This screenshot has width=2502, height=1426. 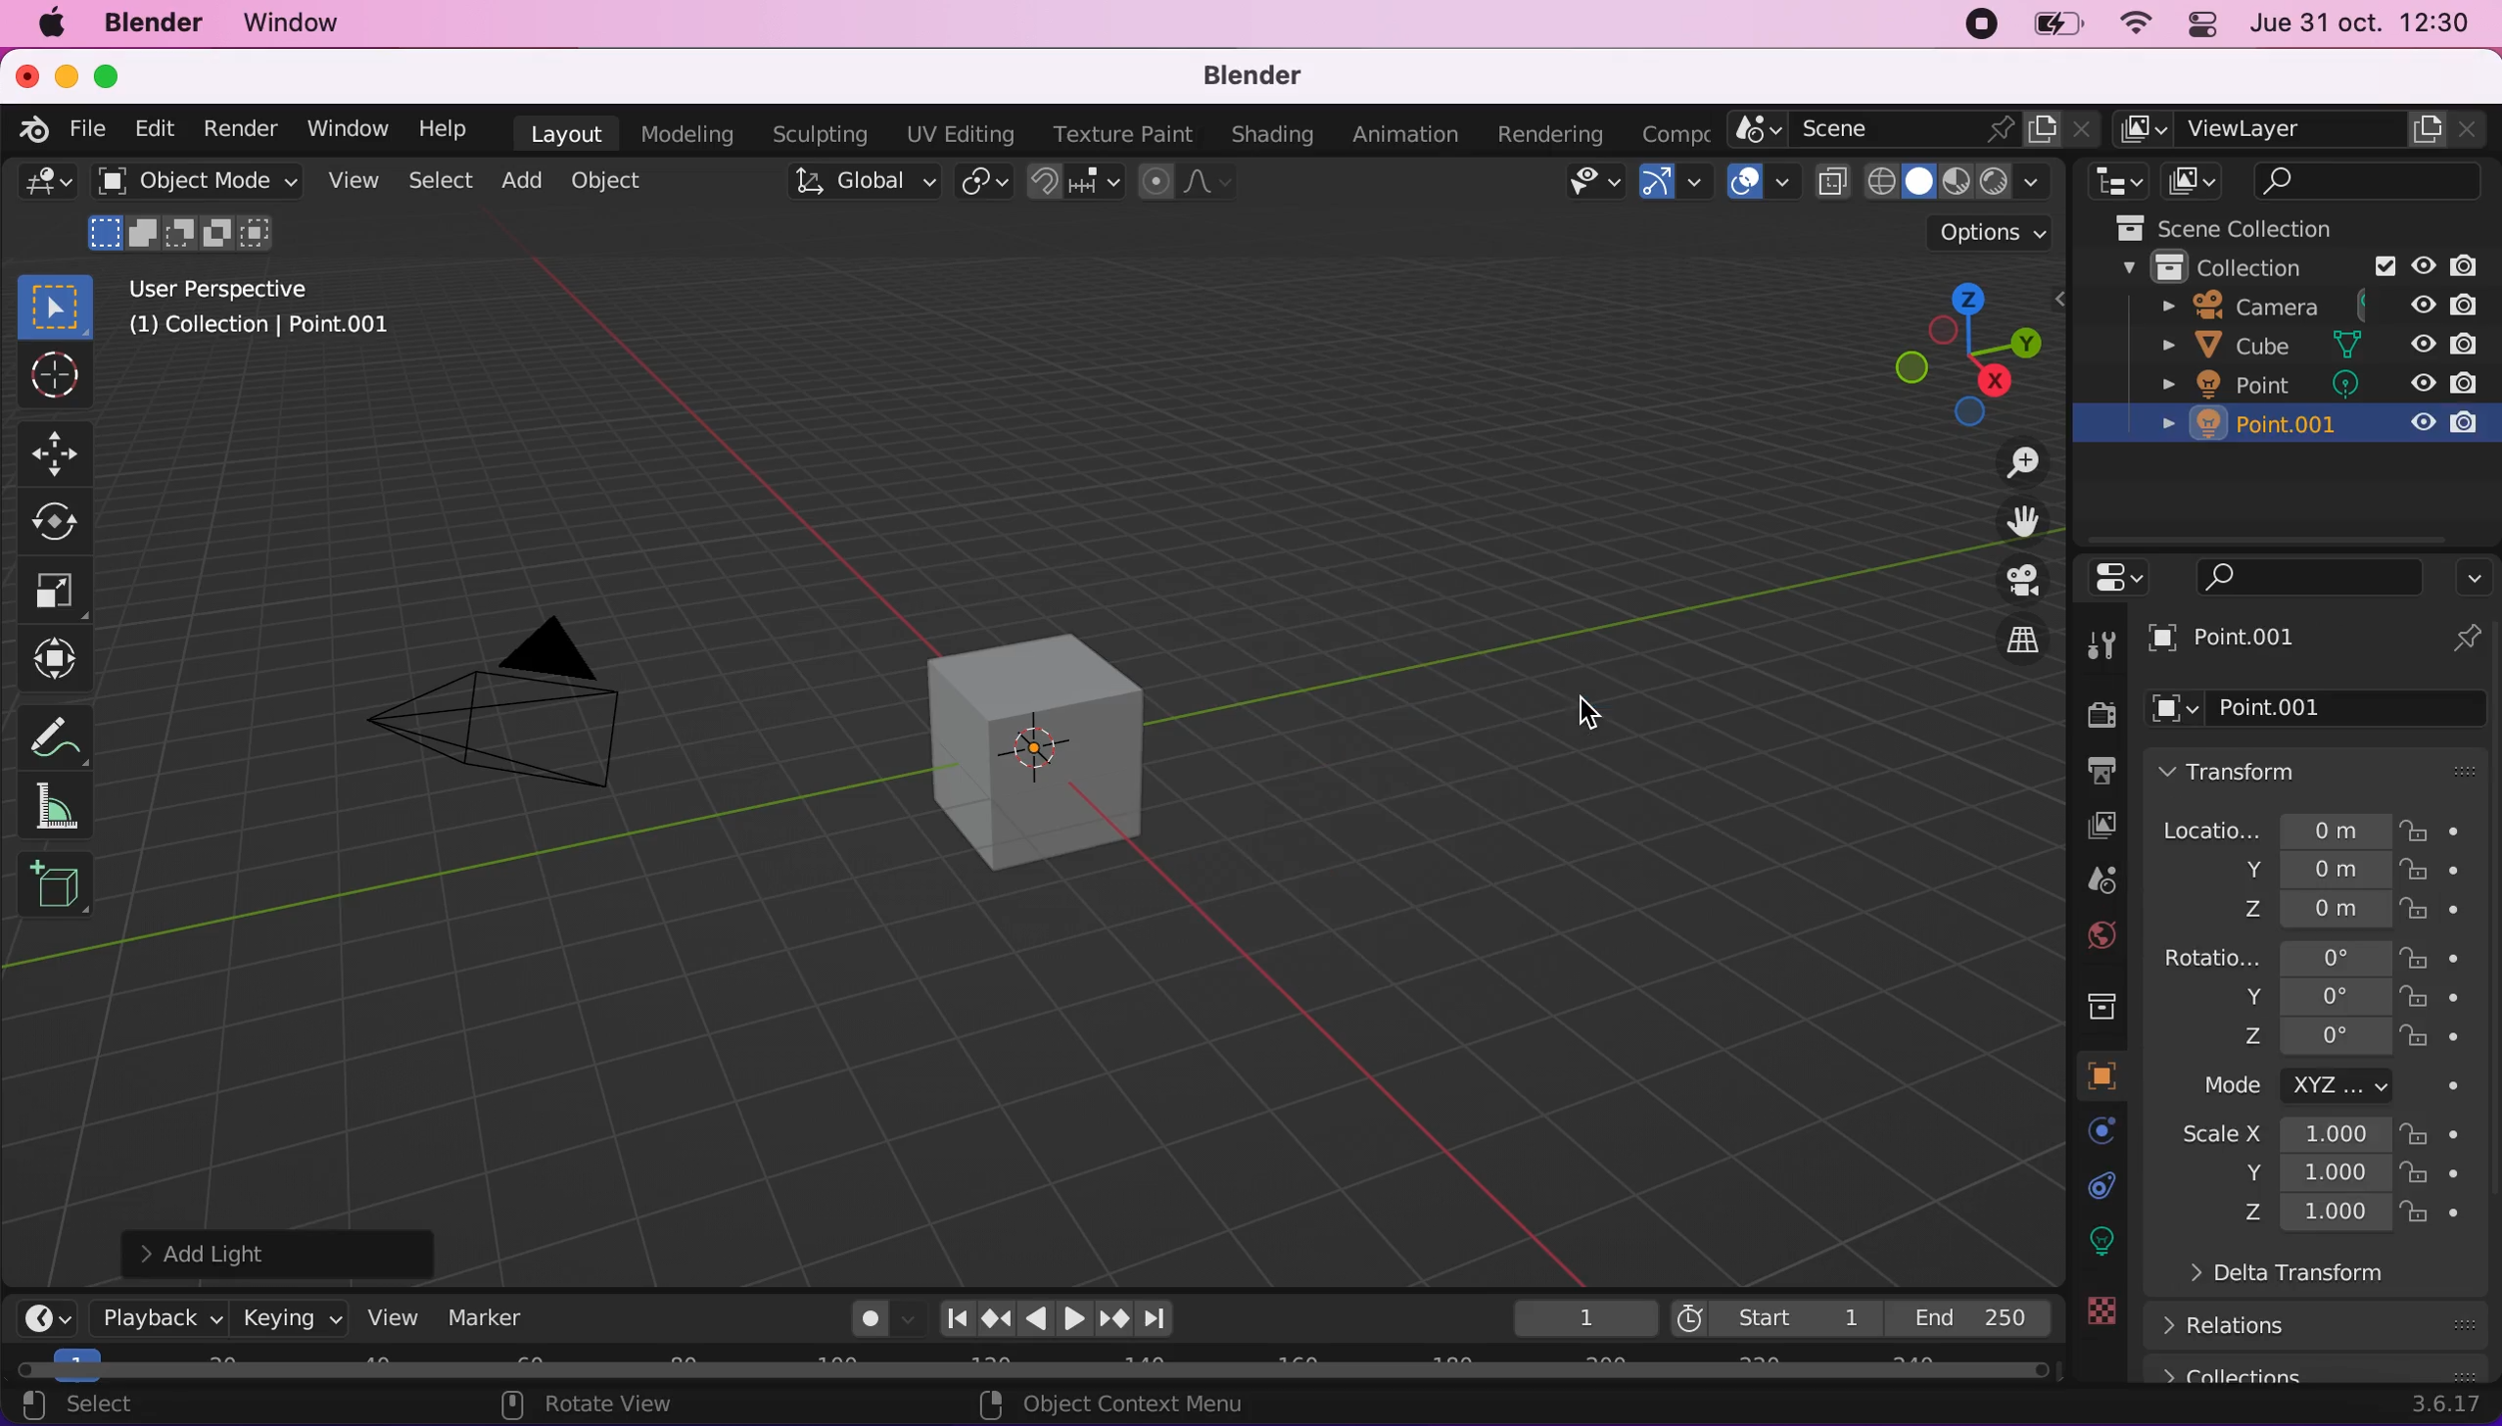 What do you see at coordinates (2299, 576) in the screenshot?
I see `search` at bounding box center [2299, 576].